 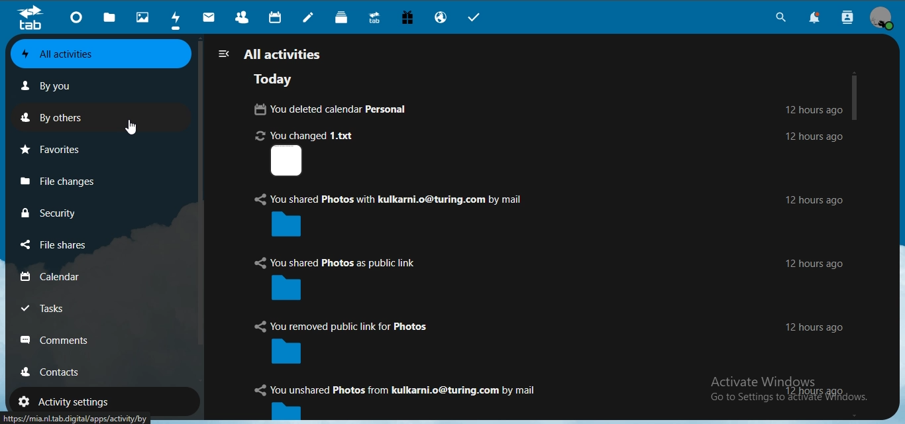 What do you see at coordinates (540, 109) in the screenshot?
I see ` You deleted calendar Personal 12 hours ago` at bounding box center [540, 109].